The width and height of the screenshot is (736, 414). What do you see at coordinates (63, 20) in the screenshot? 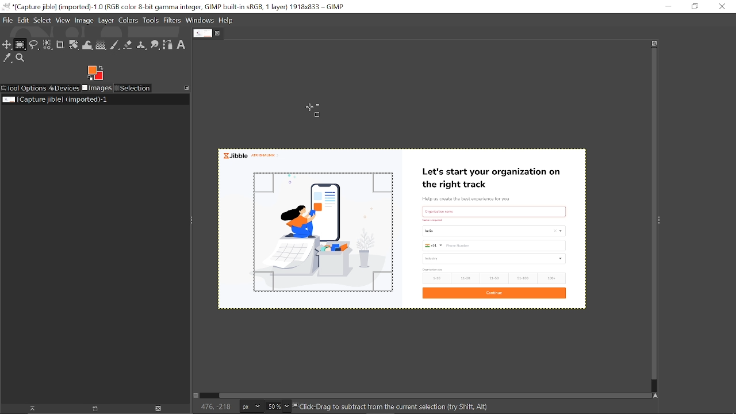
I see `View` at bounding box center [63, 20].